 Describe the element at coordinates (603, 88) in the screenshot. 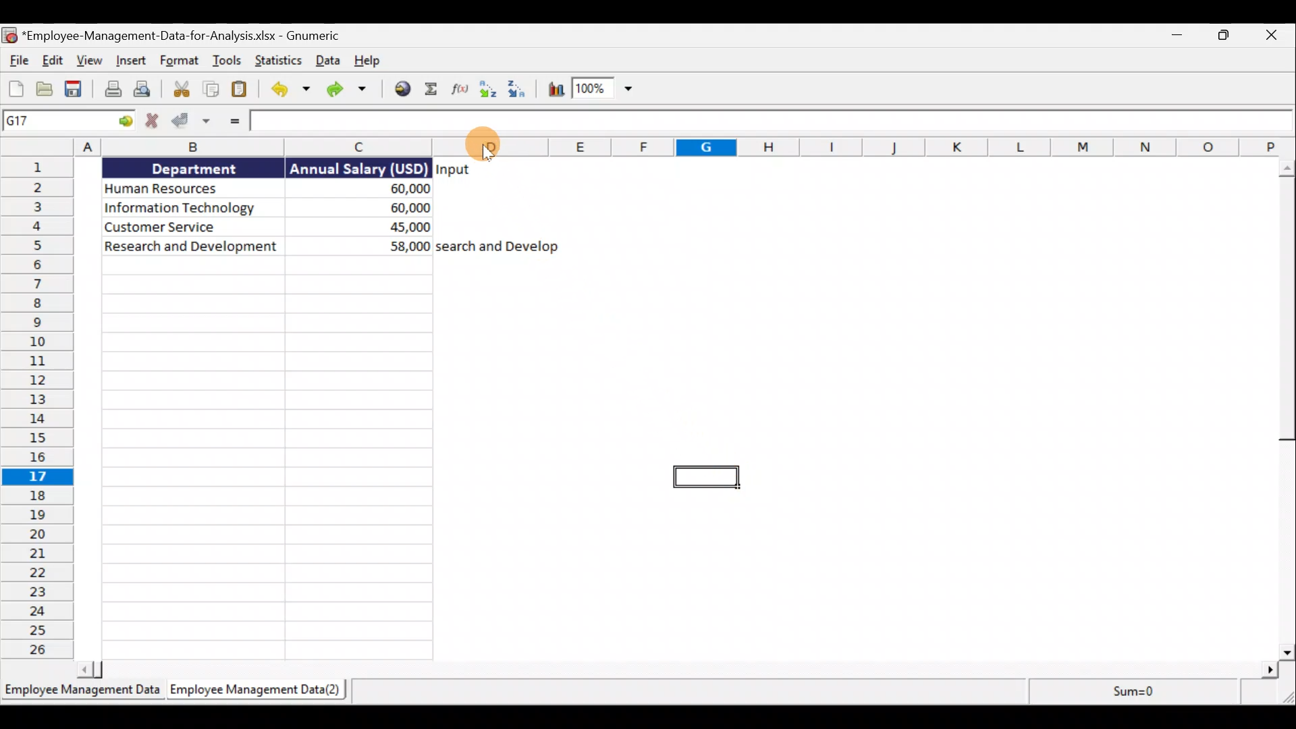

I see `Zoom` at that location.